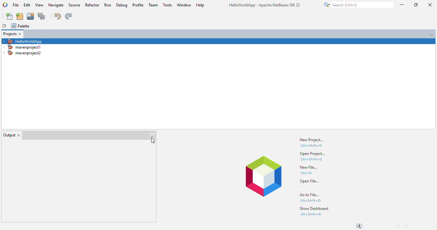  Describe the element at coordinates (311, 201) in the screenshot. I see `shortcut for go to file` at that location.